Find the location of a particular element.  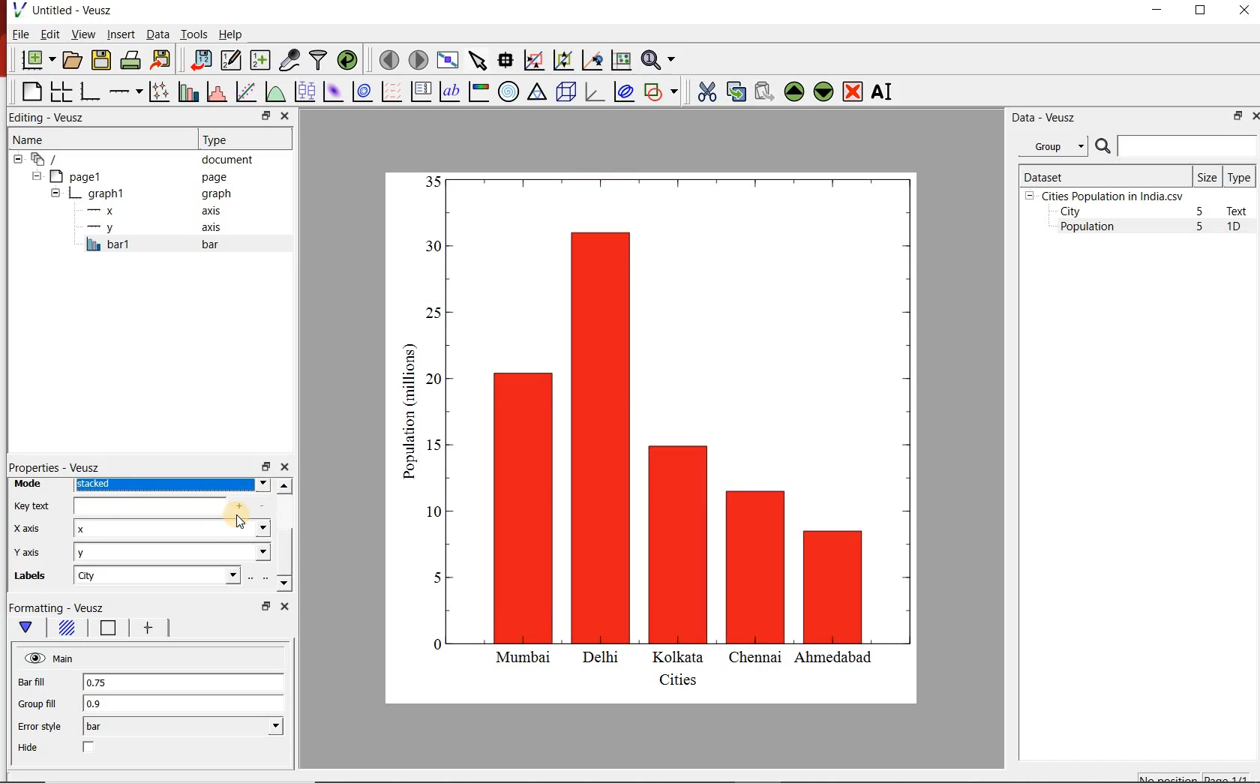

Help is located at coordinates (232, 34).